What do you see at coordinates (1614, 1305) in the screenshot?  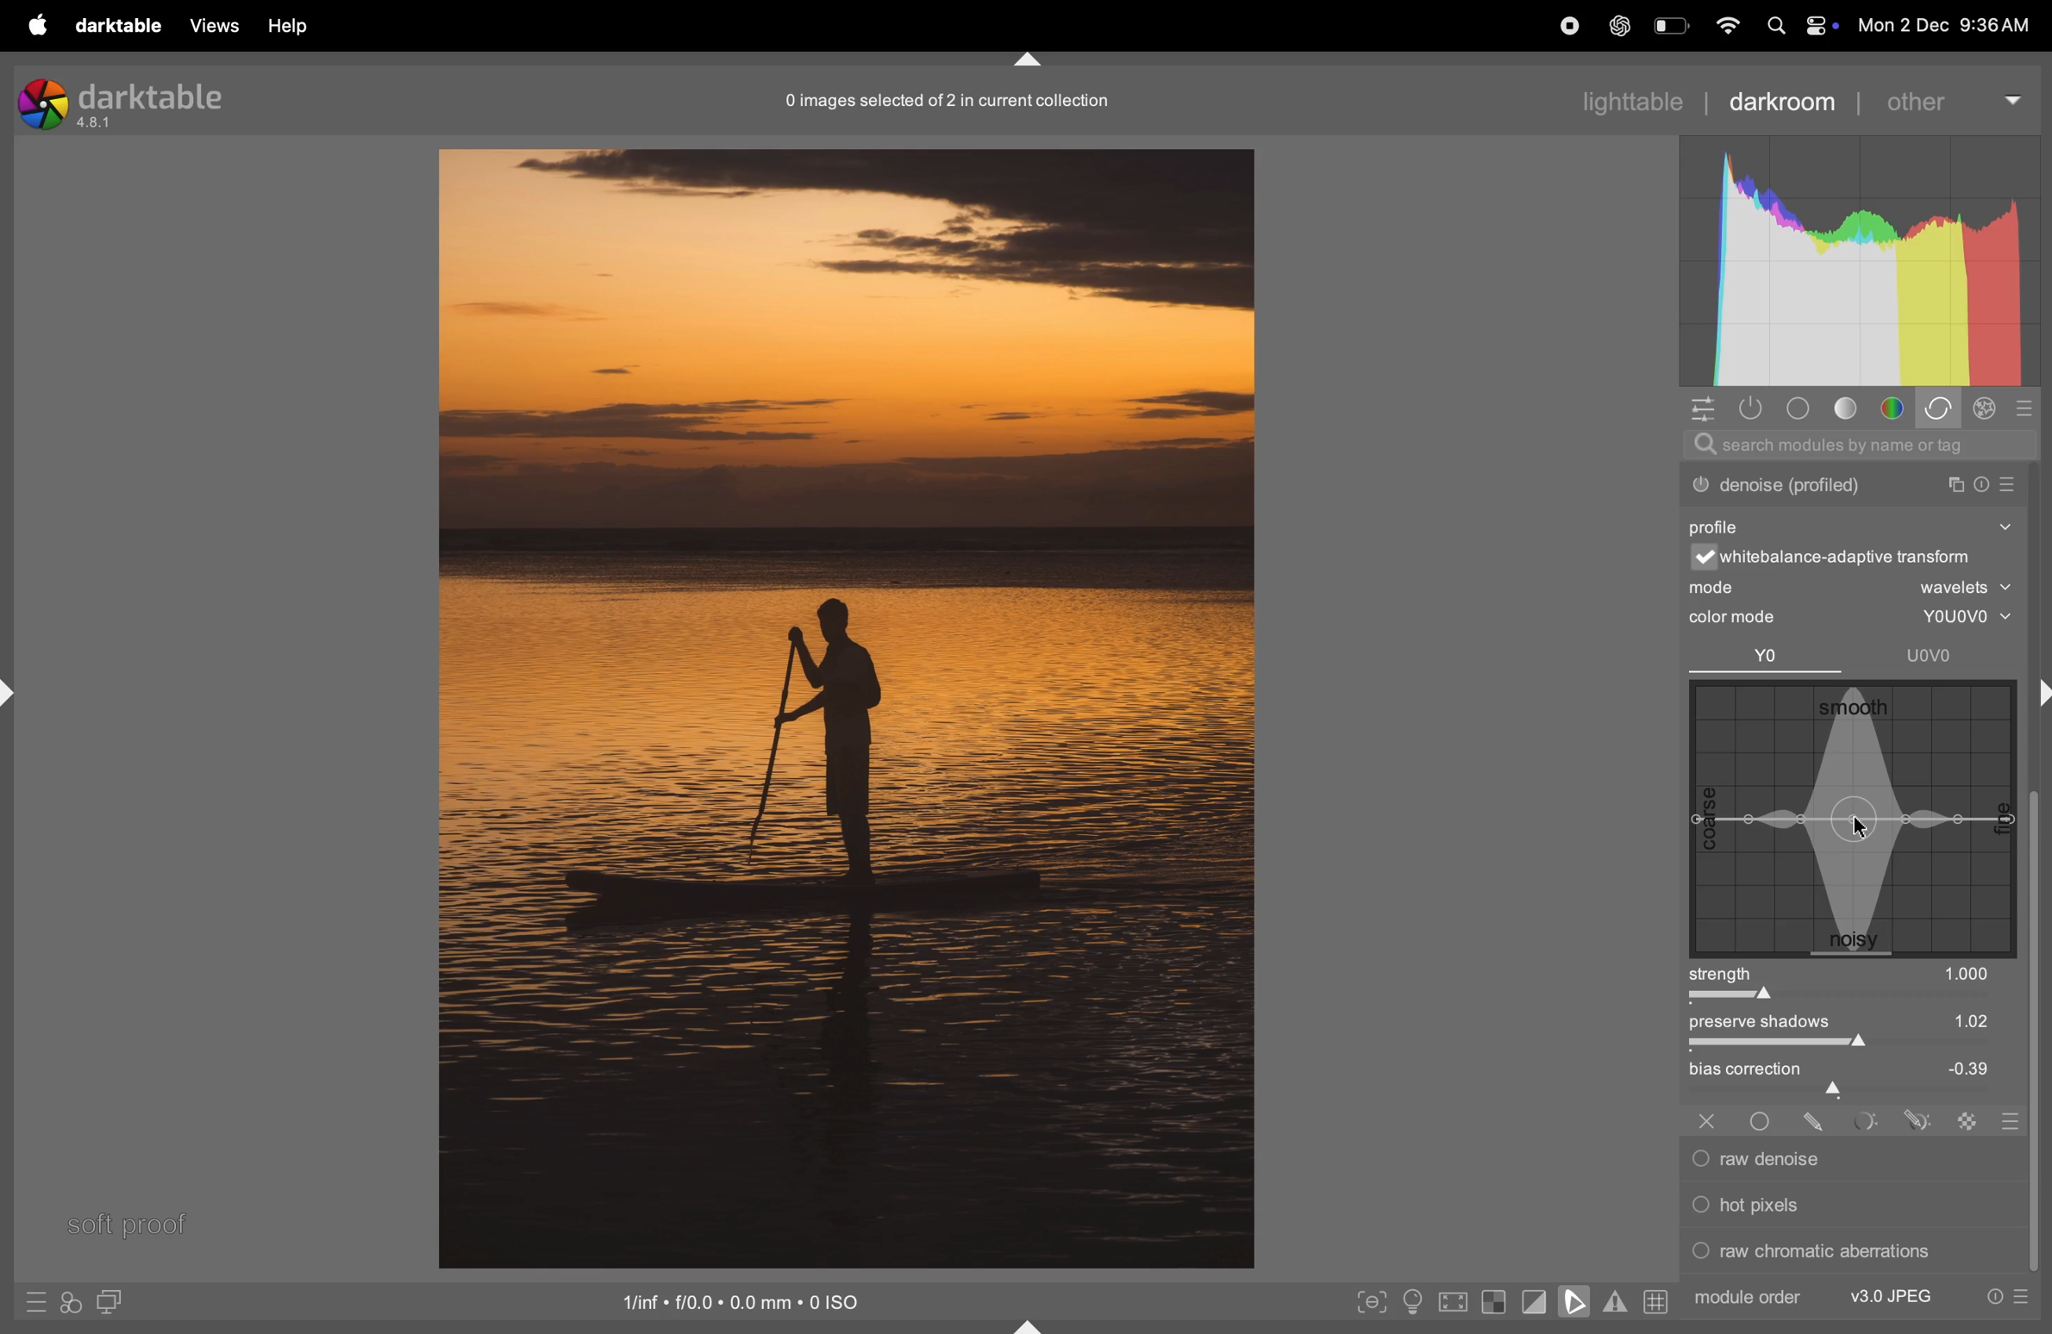 I see `toggle gamut checking` at bounding box center [1614, 1305].